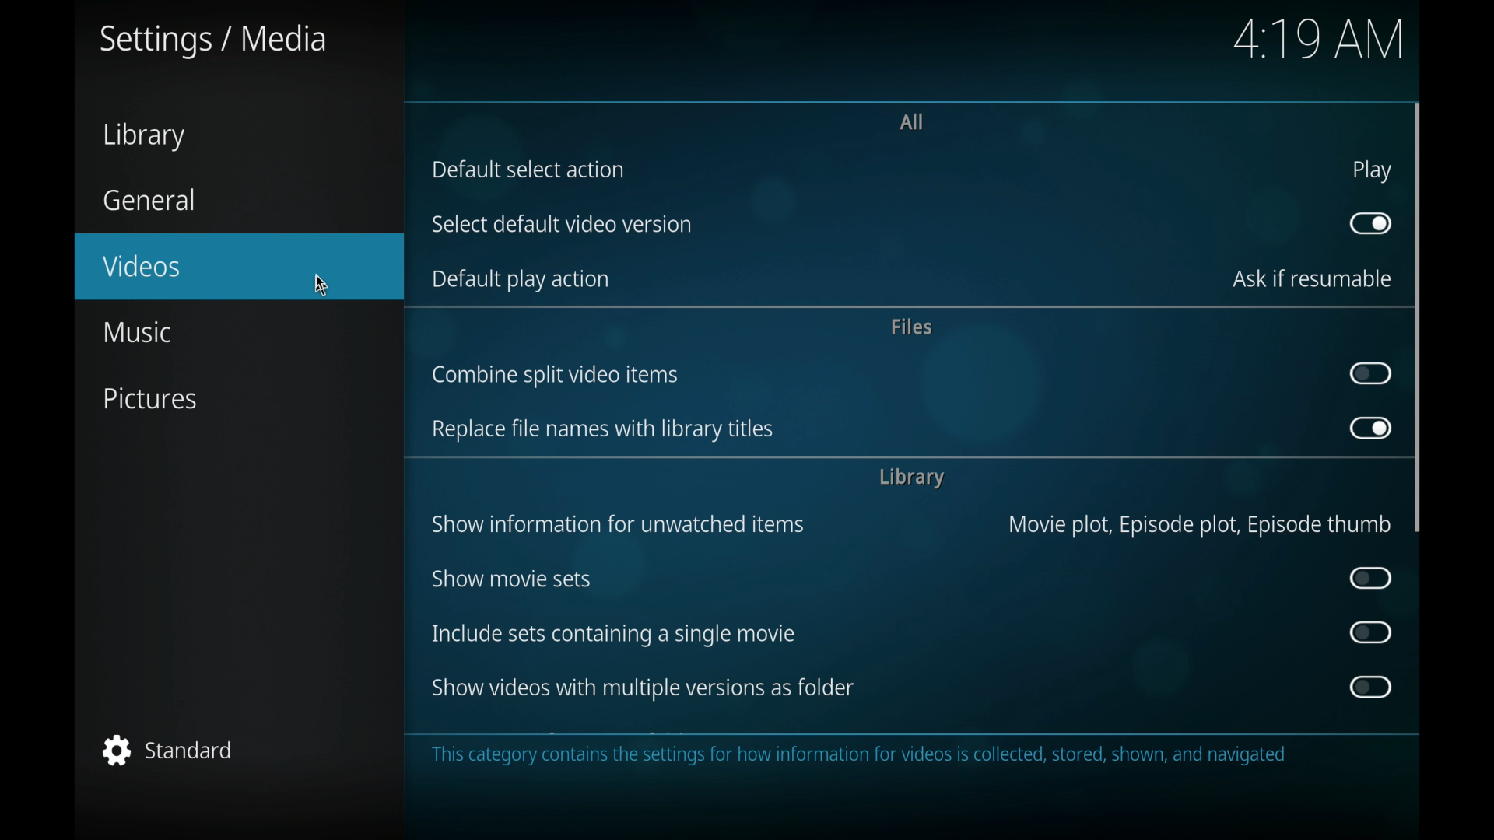  I want to click on pictures, so click(149, 398).